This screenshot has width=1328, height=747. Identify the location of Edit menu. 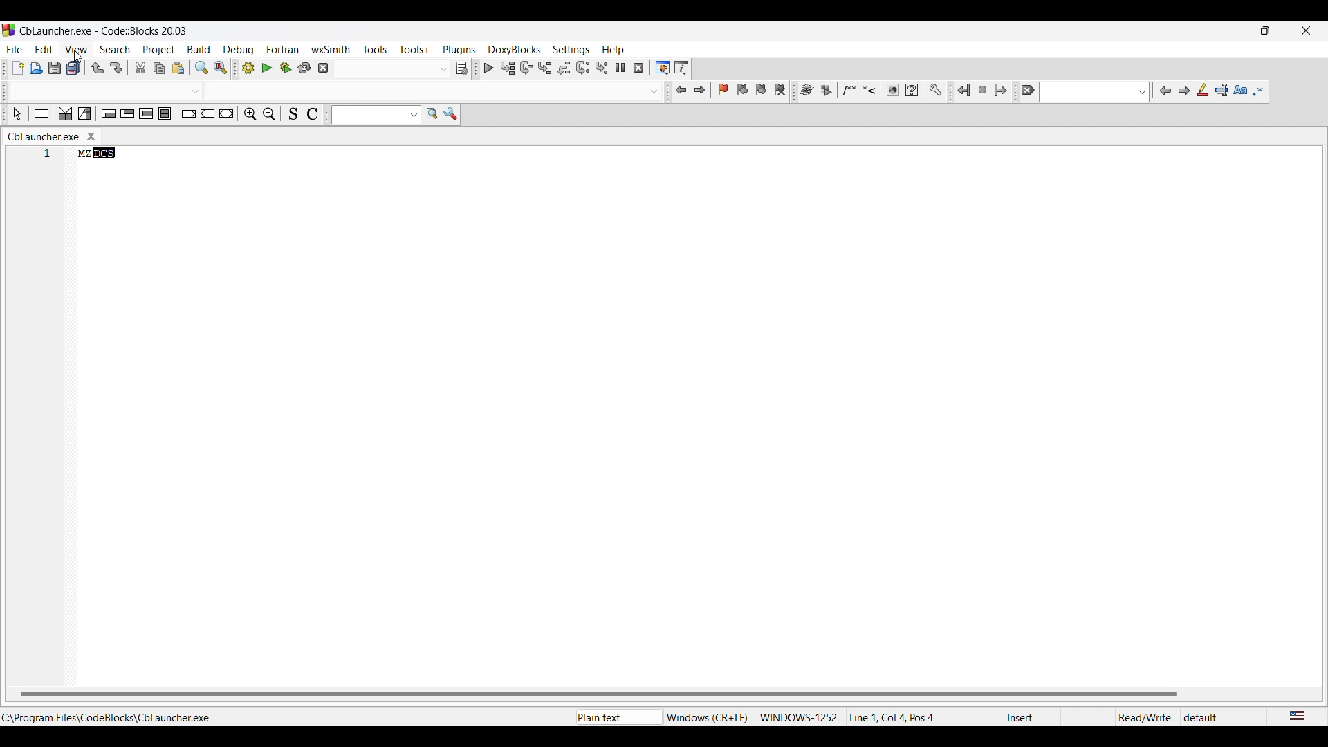
(44, 49).